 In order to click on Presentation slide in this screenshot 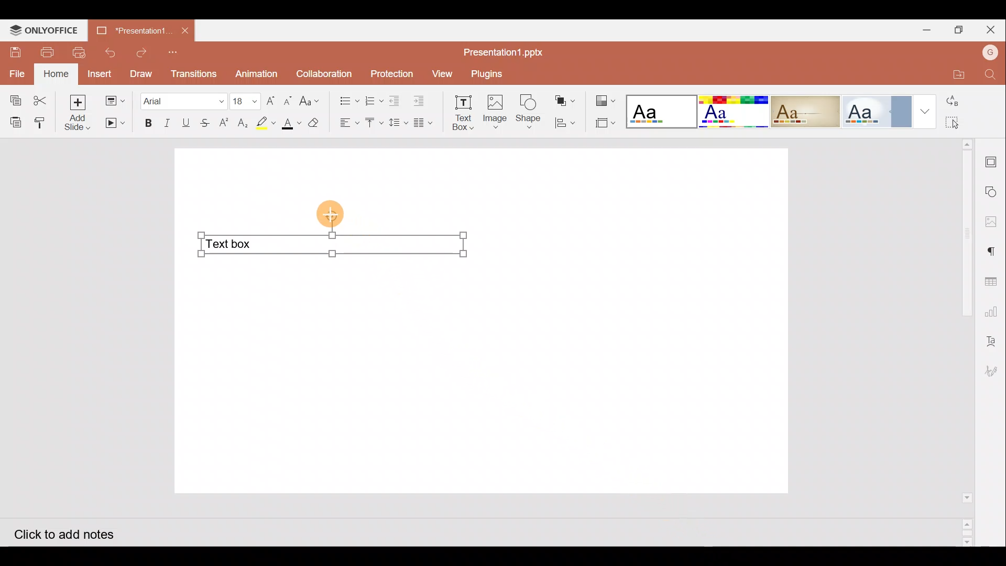, I will do `click(636, 318)`.